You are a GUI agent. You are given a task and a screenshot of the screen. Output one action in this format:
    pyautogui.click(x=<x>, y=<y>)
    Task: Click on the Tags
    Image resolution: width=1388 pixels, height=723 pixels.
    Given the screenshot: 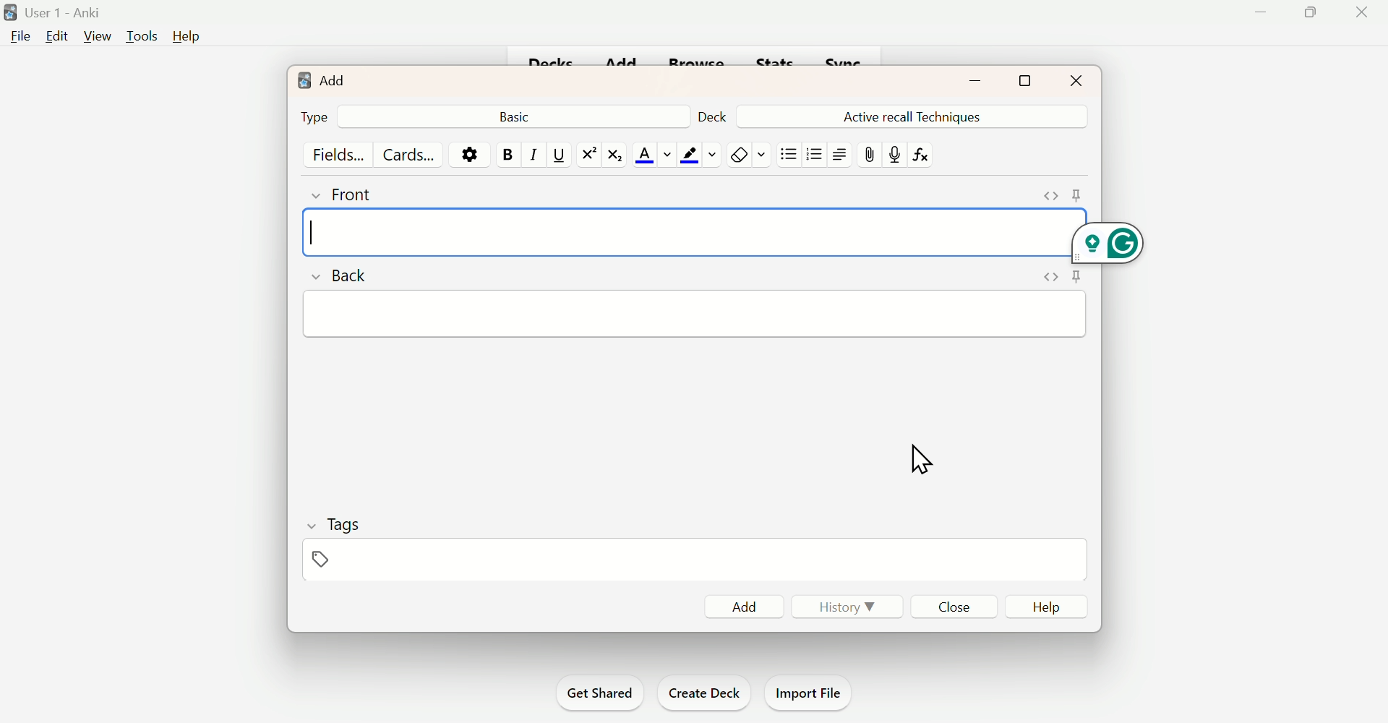 What is the action you would take?
    pyautogui.click(x=338, y=543)
    